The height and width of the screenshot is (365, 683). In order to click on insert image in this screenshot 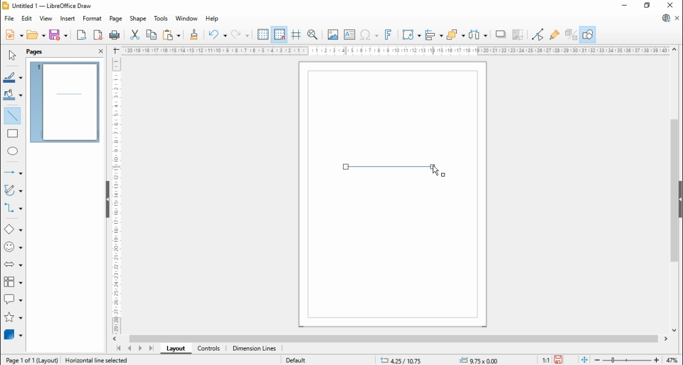, I will do `click(332, 34)`.